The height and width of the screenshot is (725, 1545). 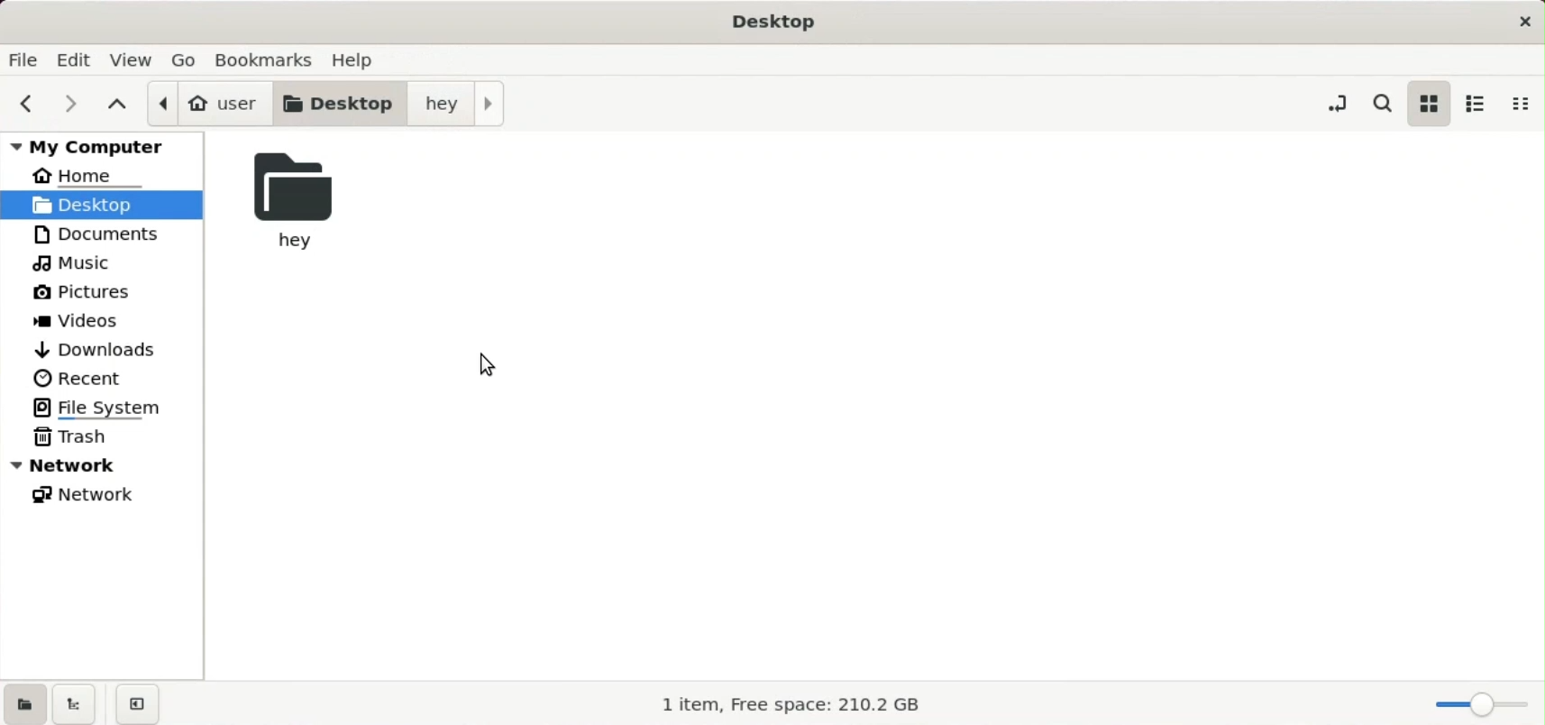 What do you see at coordinates (81, 291) in the screenshot?
I see `pictures` at bounding box center [81, 291].